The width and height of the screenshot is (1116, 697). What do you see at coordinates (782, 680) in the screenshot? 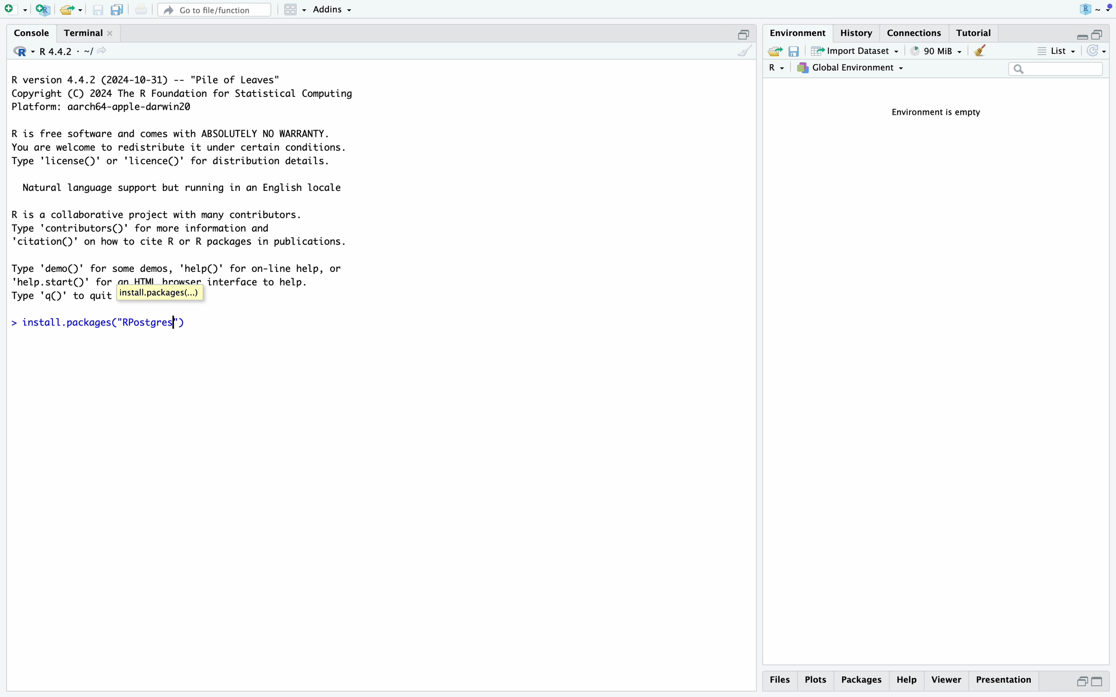
I see `files` at bounding box center [782, 680].